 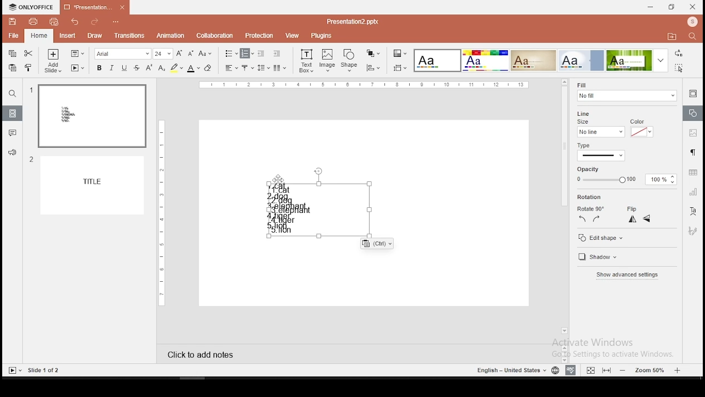 I want to click on slide 1, so click(x=91, y=116).